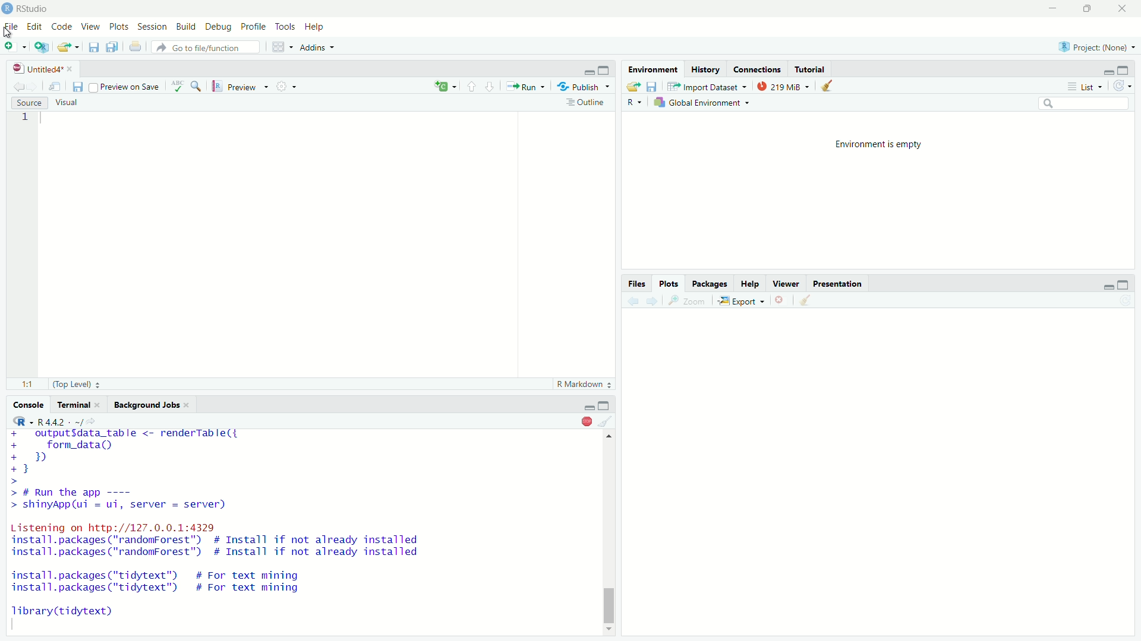 This screenshot has height=641, width=1141. I want to click on Export as, so click(743, 302).